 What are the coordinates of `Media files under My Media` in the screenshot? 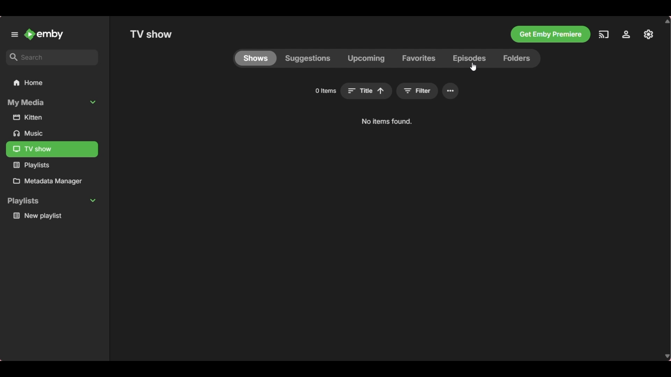 It's located at (31, 133).